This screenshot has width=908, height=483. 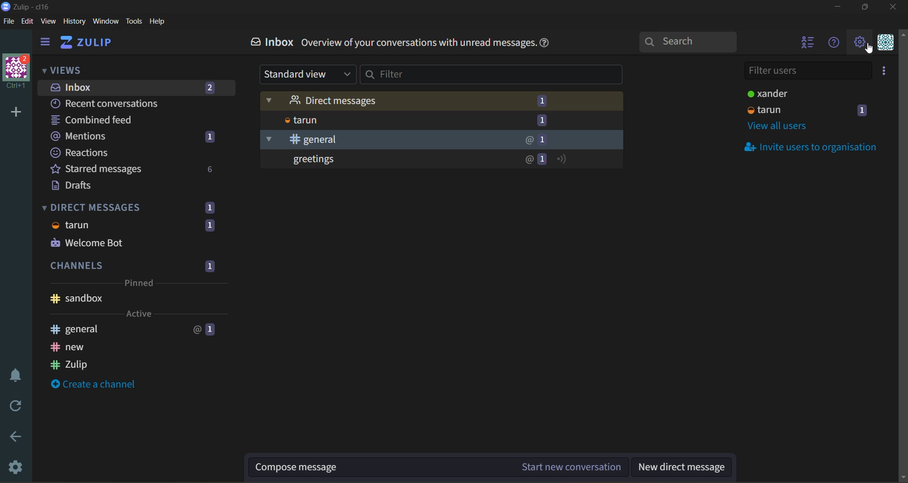 I want to click on sandbox, so click(x=78, y=299).